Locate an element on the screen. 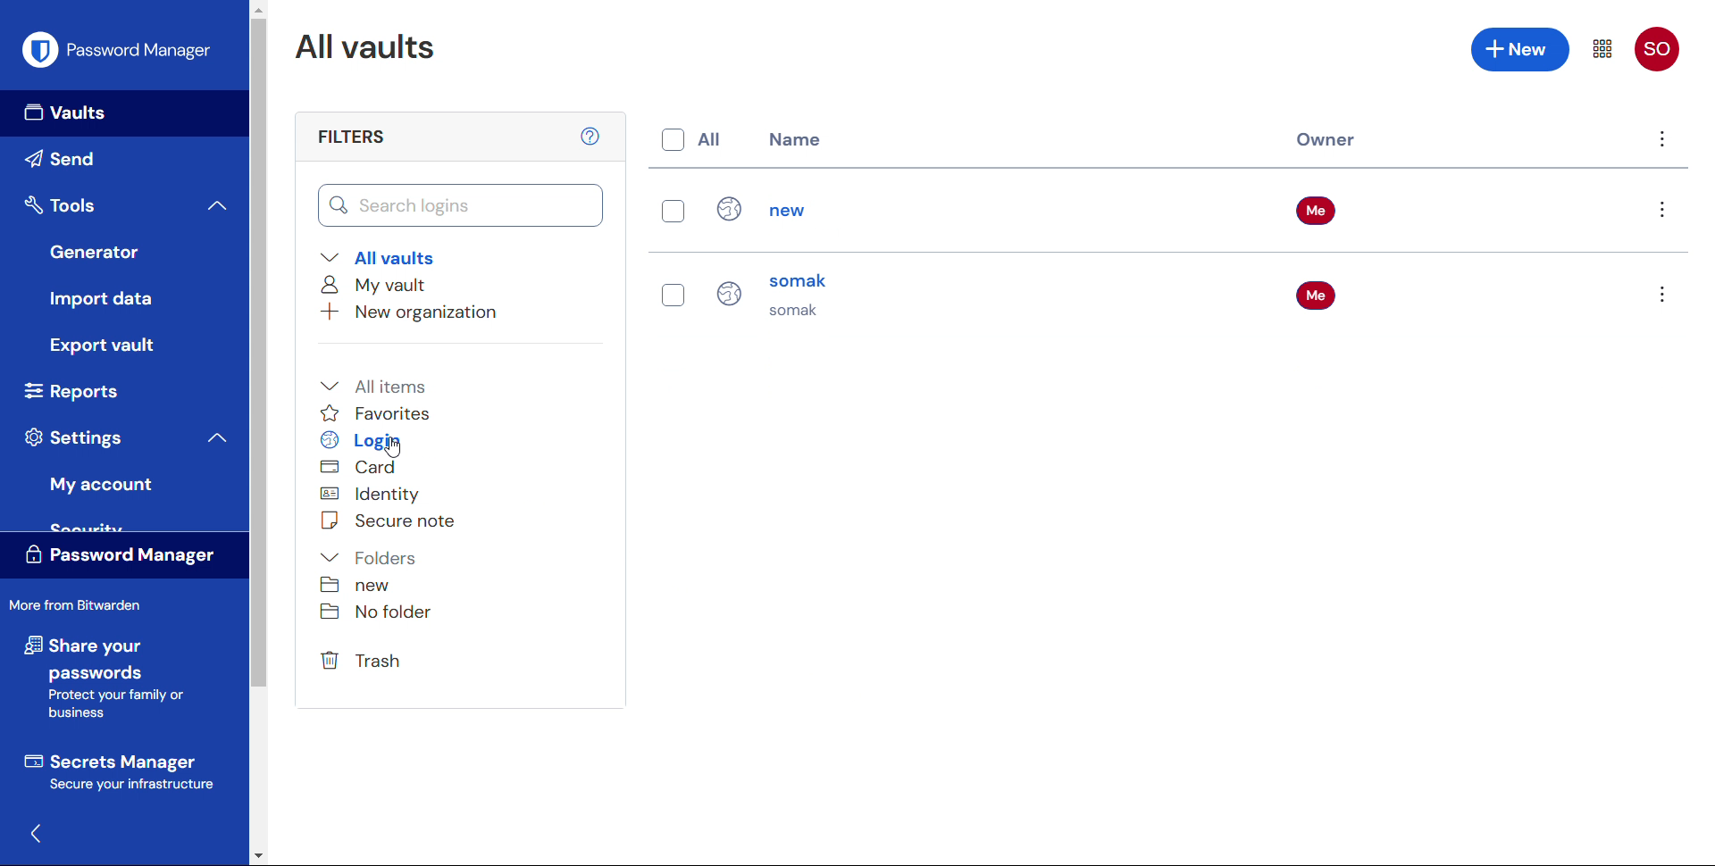  Me is located at coordinates (1318, 293).